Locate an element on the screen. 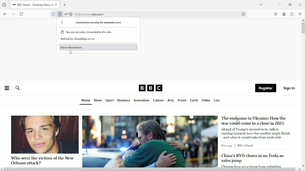 The image size is (305, 171). Vertical scrollbar is located at coordinates (303, 28).